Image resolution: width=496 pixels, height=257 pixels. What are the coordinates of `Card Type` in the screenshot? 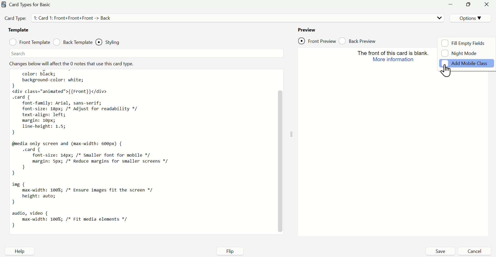 It's located at (67, 18).